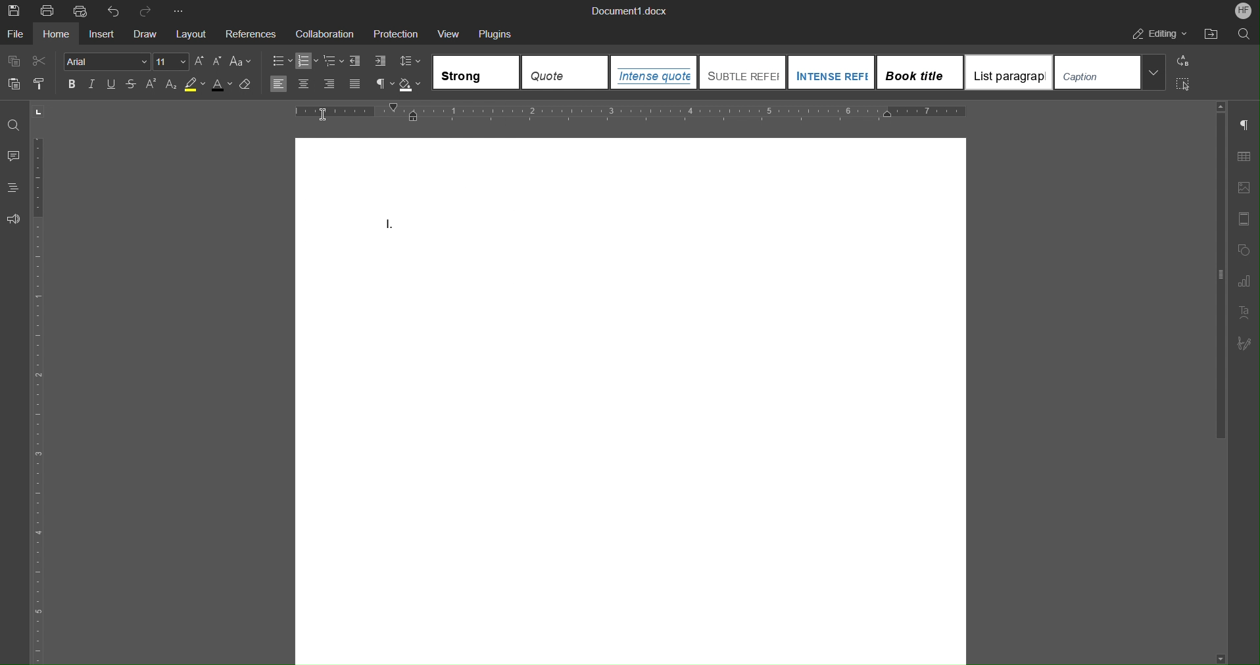 The height and width of the screenshot is (665, 1260). Describe the element at coordinates (1243, 219) in the screenshot. I see `Header/Footer` at that location.